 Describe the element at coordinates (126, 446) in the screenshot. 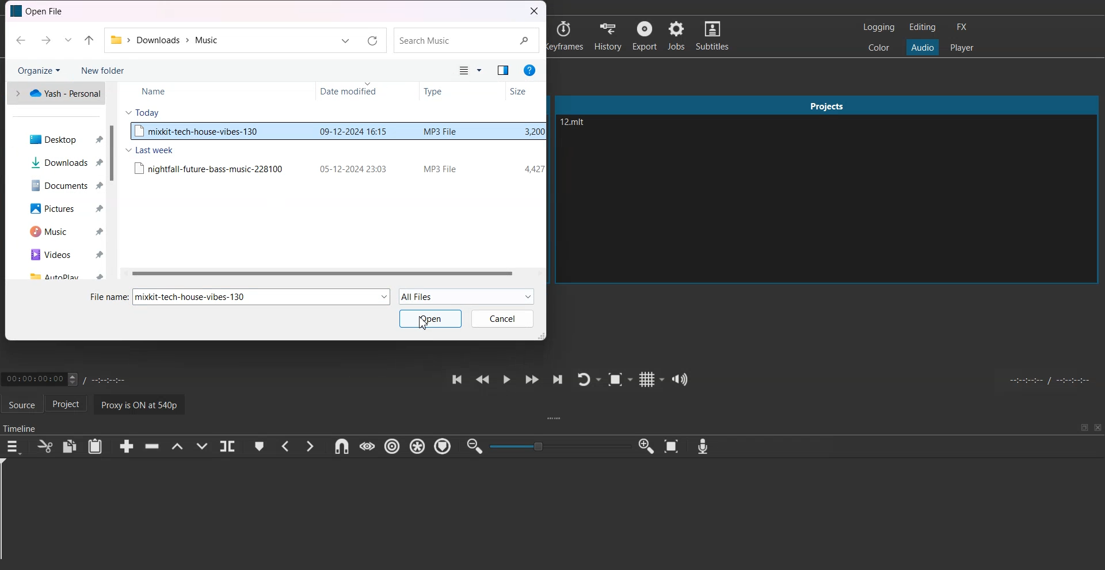

I see `Append` at that location.